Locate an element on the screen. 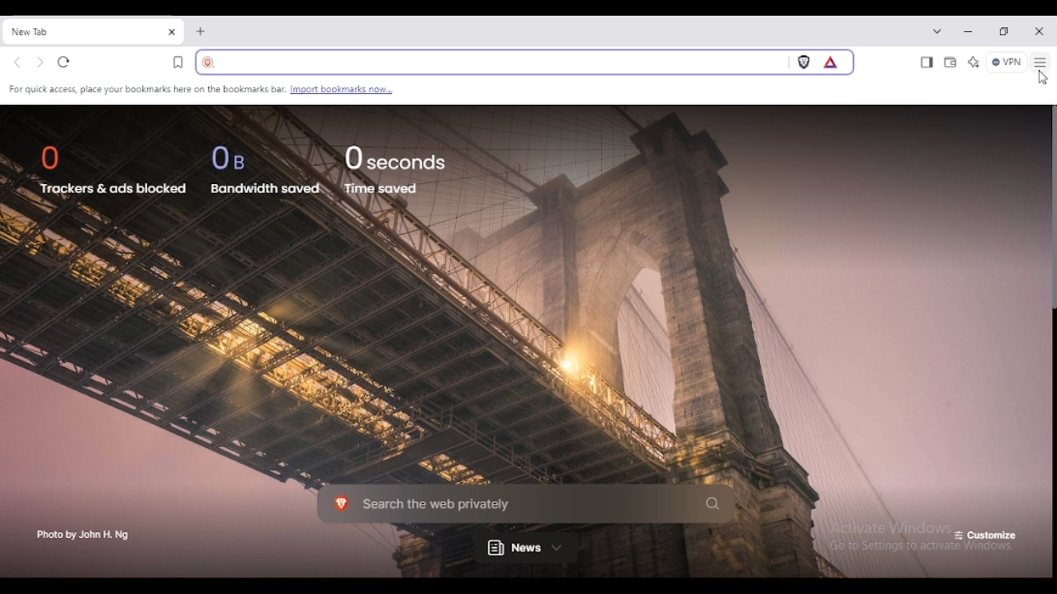 This screenshot has height=594, width=1057. brave rewards panel is located at coordinates (831, 62).